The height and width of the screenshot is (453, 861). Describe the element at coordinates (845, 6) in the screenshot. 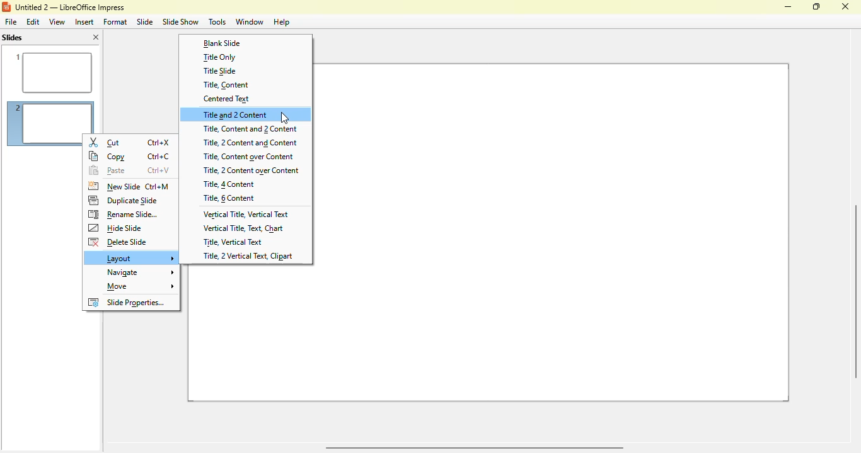

I see `close` at that location.